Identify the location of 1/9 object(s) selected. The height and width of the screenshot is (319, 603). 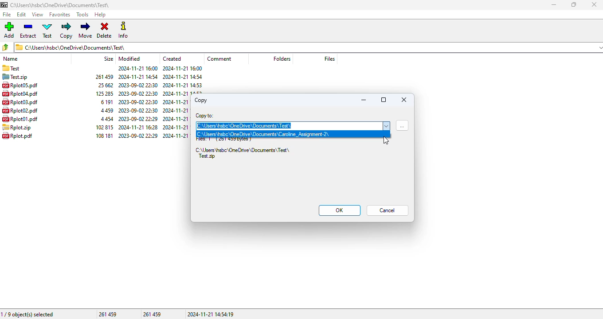
(27, 315).